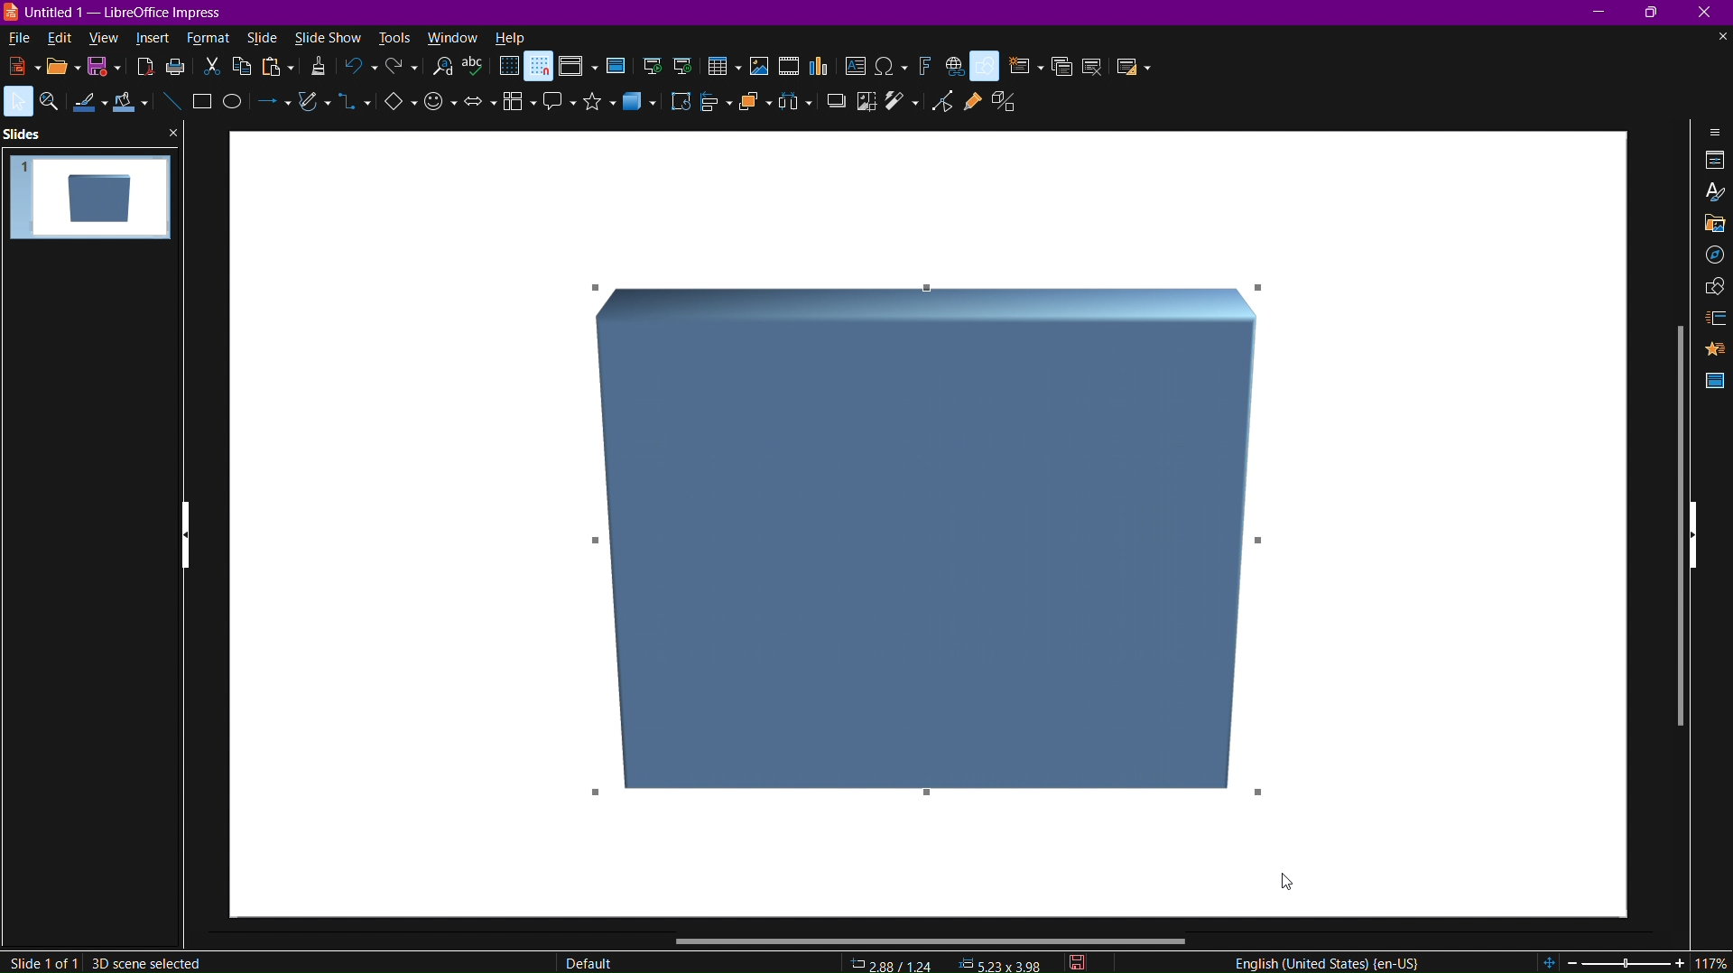 The image size is (1733, 973). What do you see at coordinates (1023, 67) in the screenshot?
I see `New Slide` at bounding box center [1023, 67].